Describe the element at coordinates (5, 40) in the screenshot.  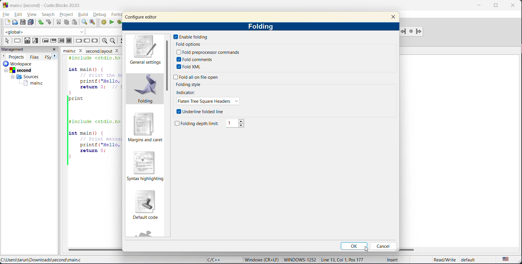
I see `select` at that location.